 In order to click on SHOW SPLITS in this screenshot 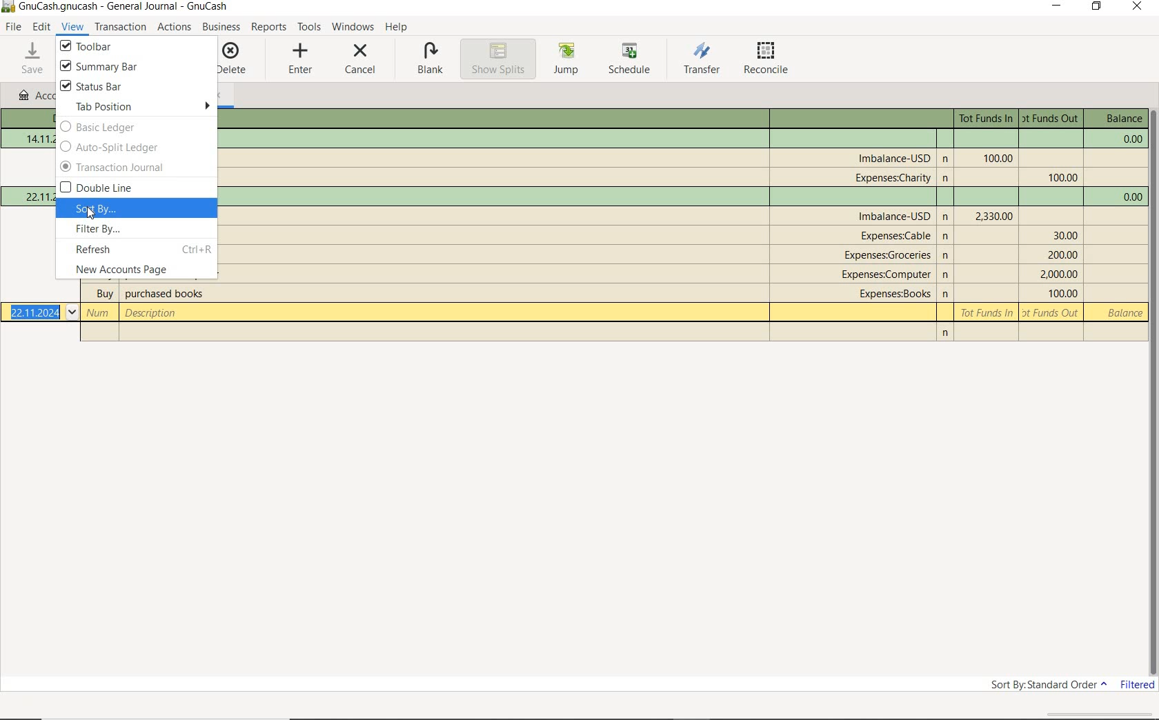, I will do `click(499, 59)`.